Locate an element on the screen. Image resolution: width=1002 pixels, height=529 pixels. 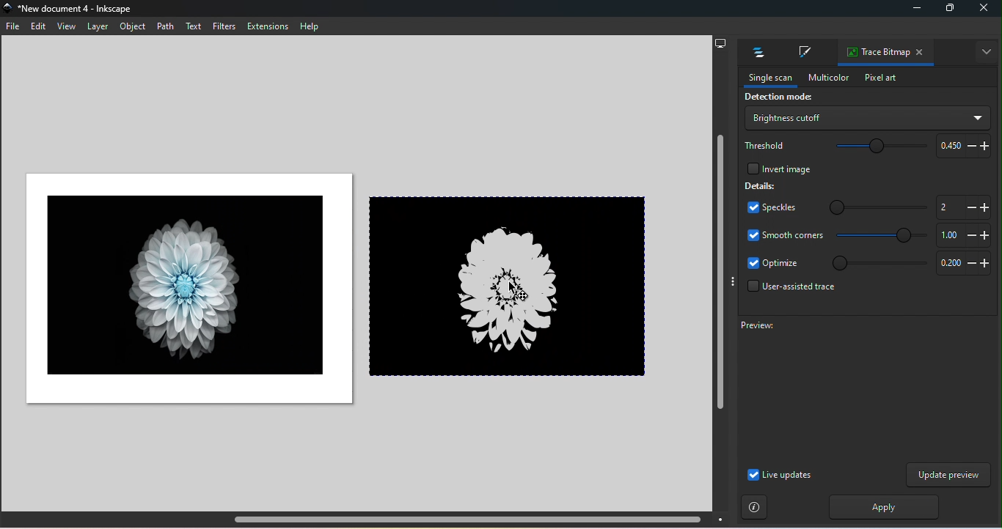
Extensions is located at coordinates (269, 26).